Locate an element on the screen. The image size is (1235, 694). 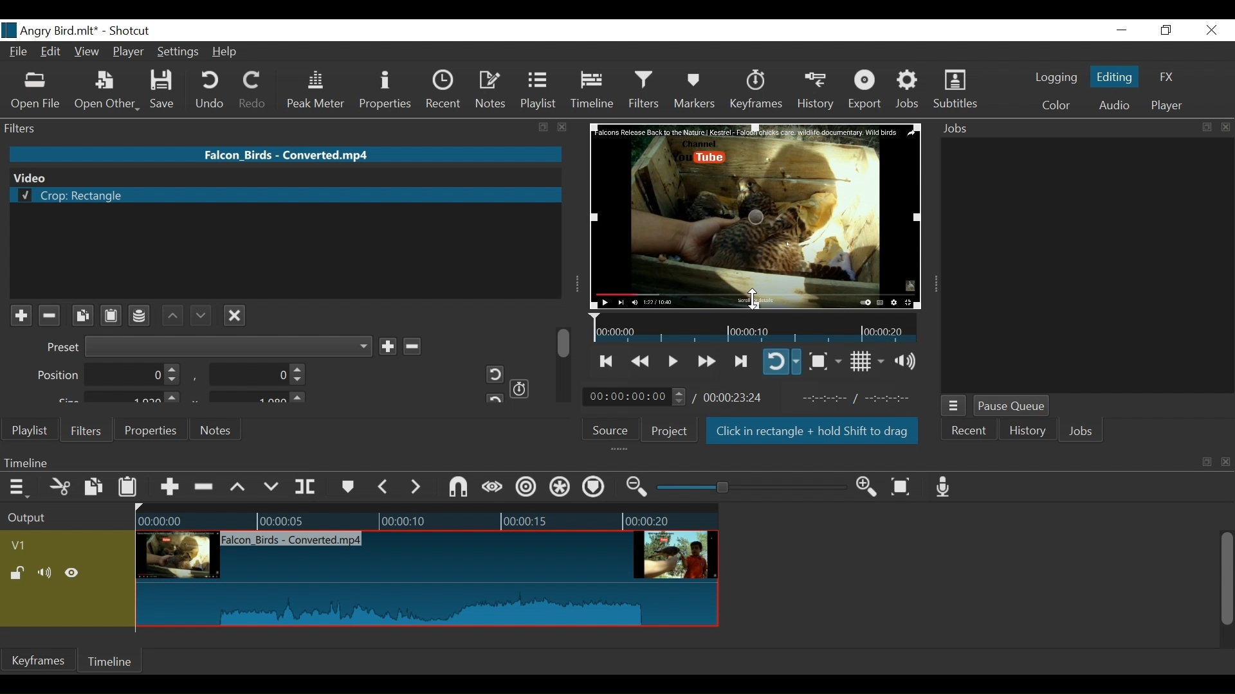
In point is located at coordinates (861, 398).